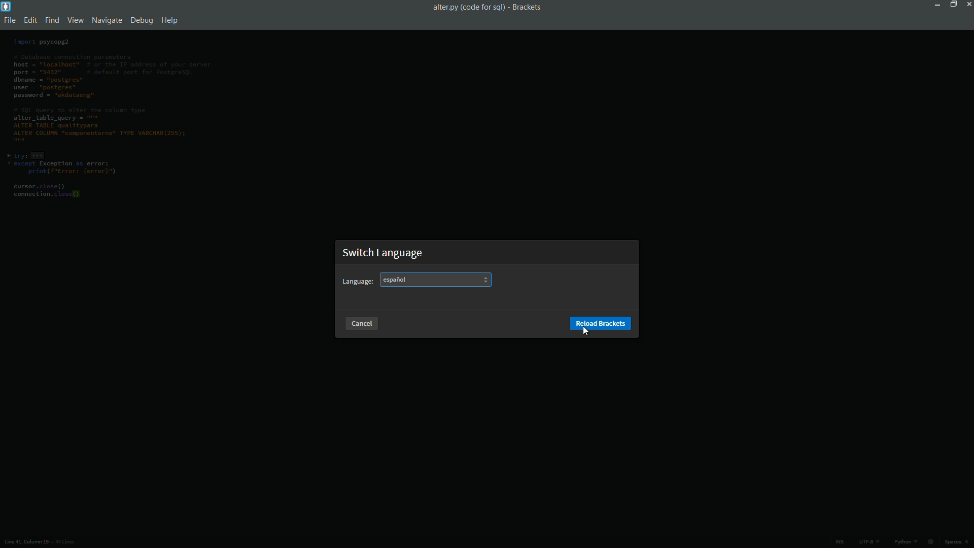  What do you see at coordinates (384, 254) in the screenshot?
I see `Switch language` at bounding box center [384, 254].